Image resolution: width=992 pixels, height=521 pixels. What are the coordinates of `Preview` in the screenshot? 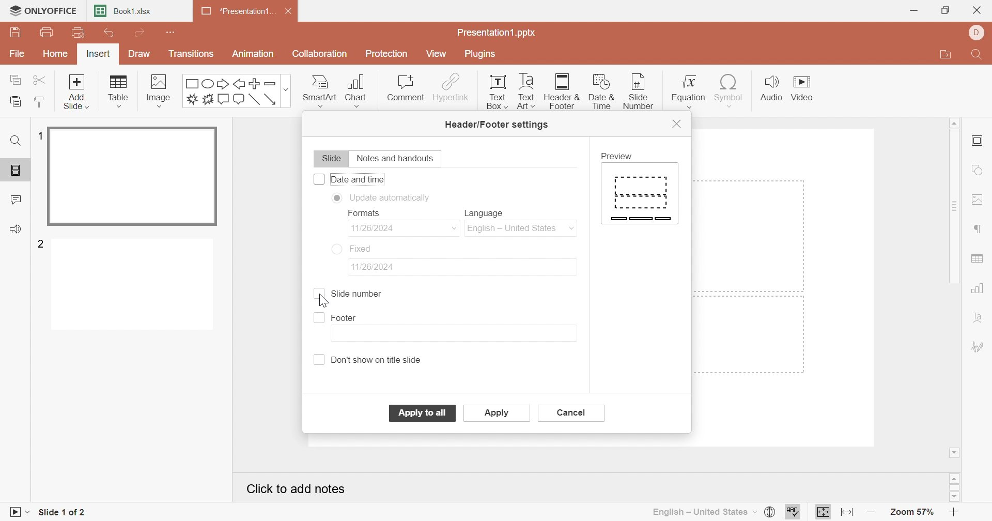 It's located at (619, 156).